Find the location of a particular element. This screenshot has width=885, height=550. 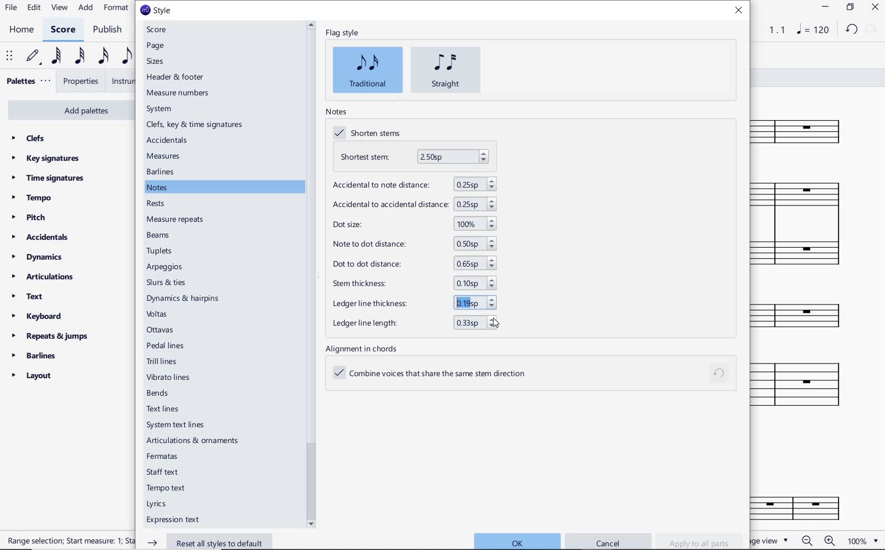

reset to default is located at coordinates (720, 374).